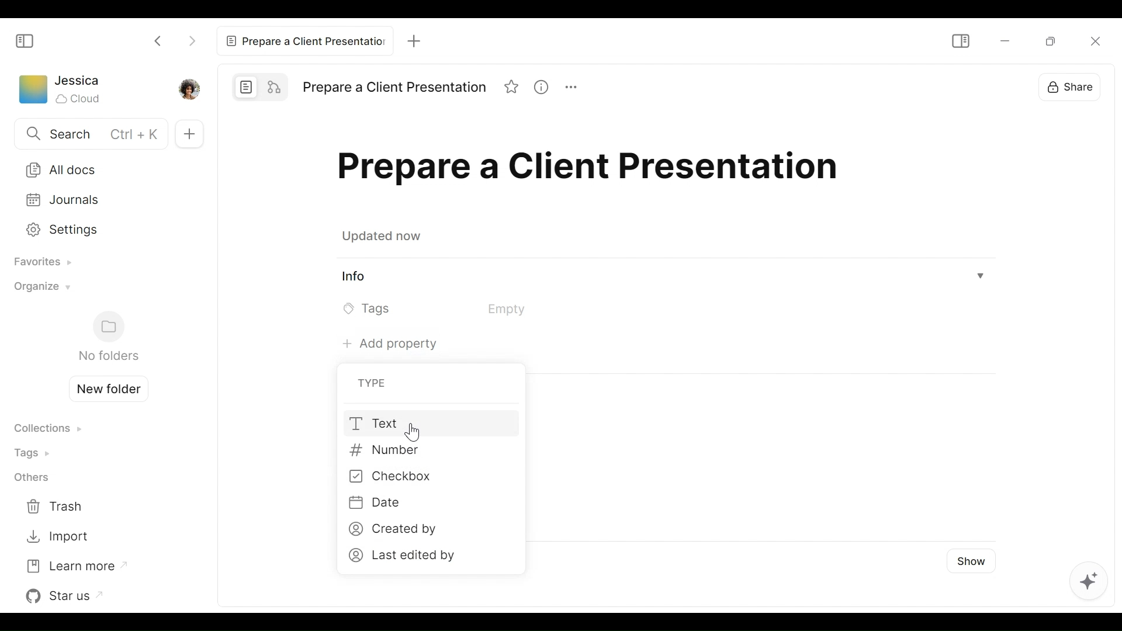  Describe the element at coordinates (32, 92) in the screenshot. I see `Workspace` at that location.